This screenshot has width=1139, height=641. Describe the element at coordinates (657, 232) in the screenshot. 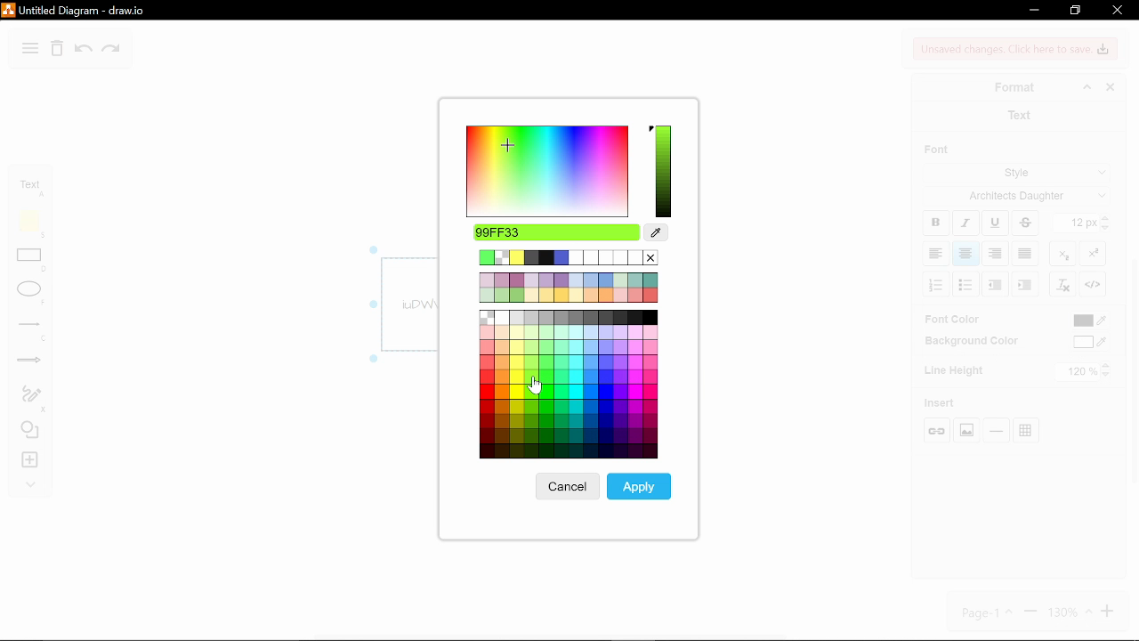

I see `color picker` at that location.